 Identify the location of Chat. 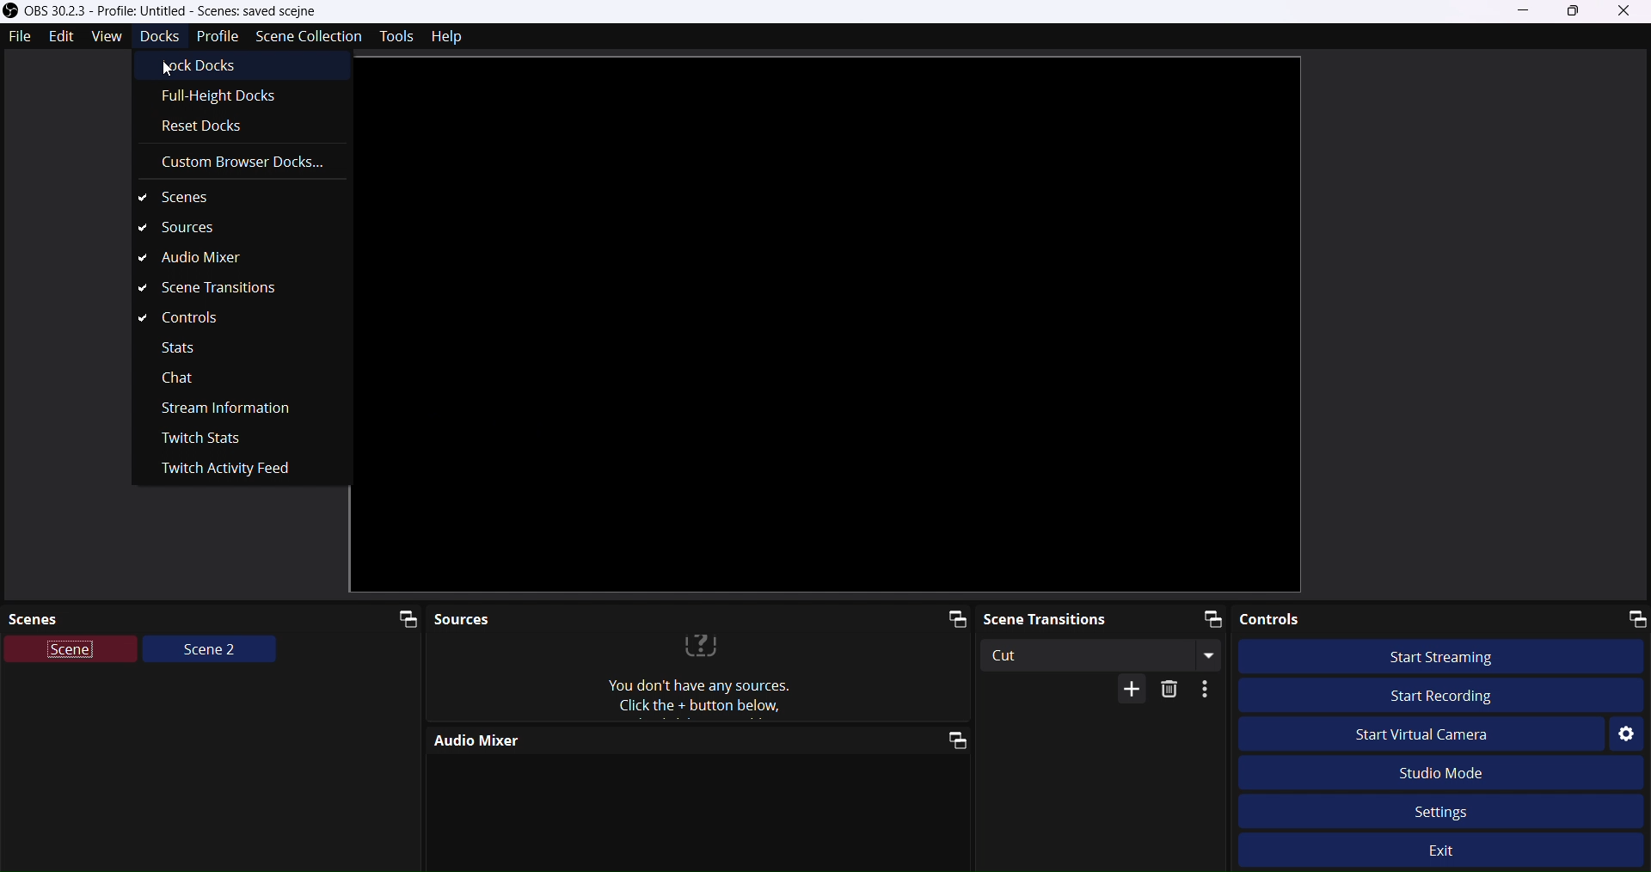
(179, 383).